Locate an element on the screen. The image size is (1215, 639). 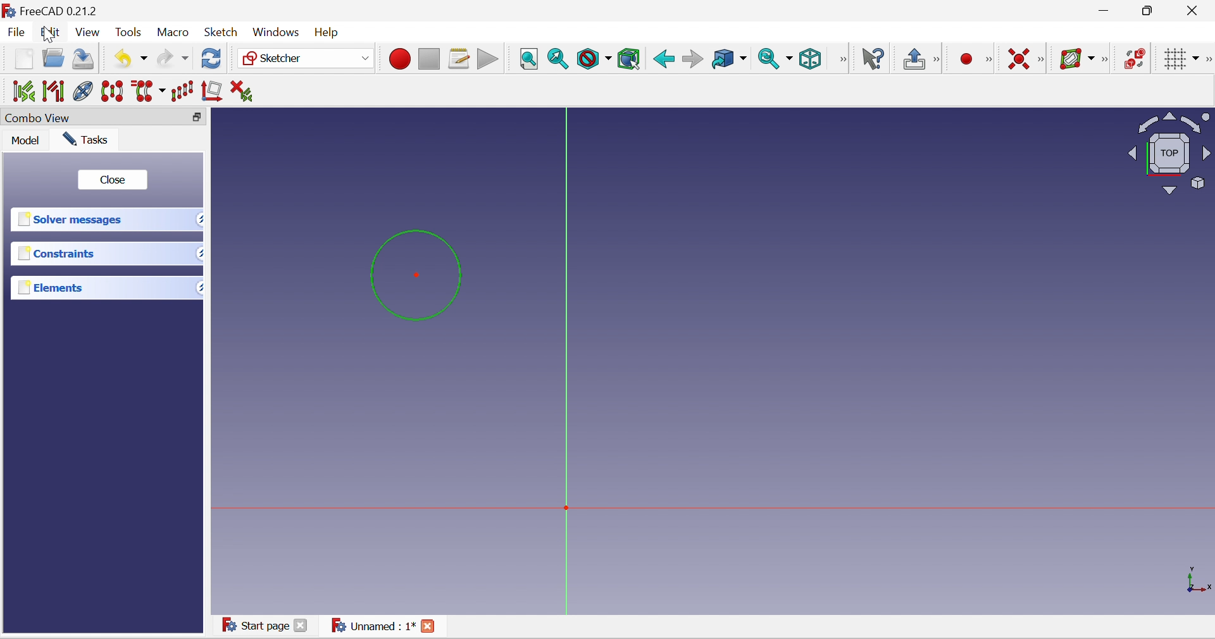
[Sketcher edit tools] is located at coordinates (1207, 59).